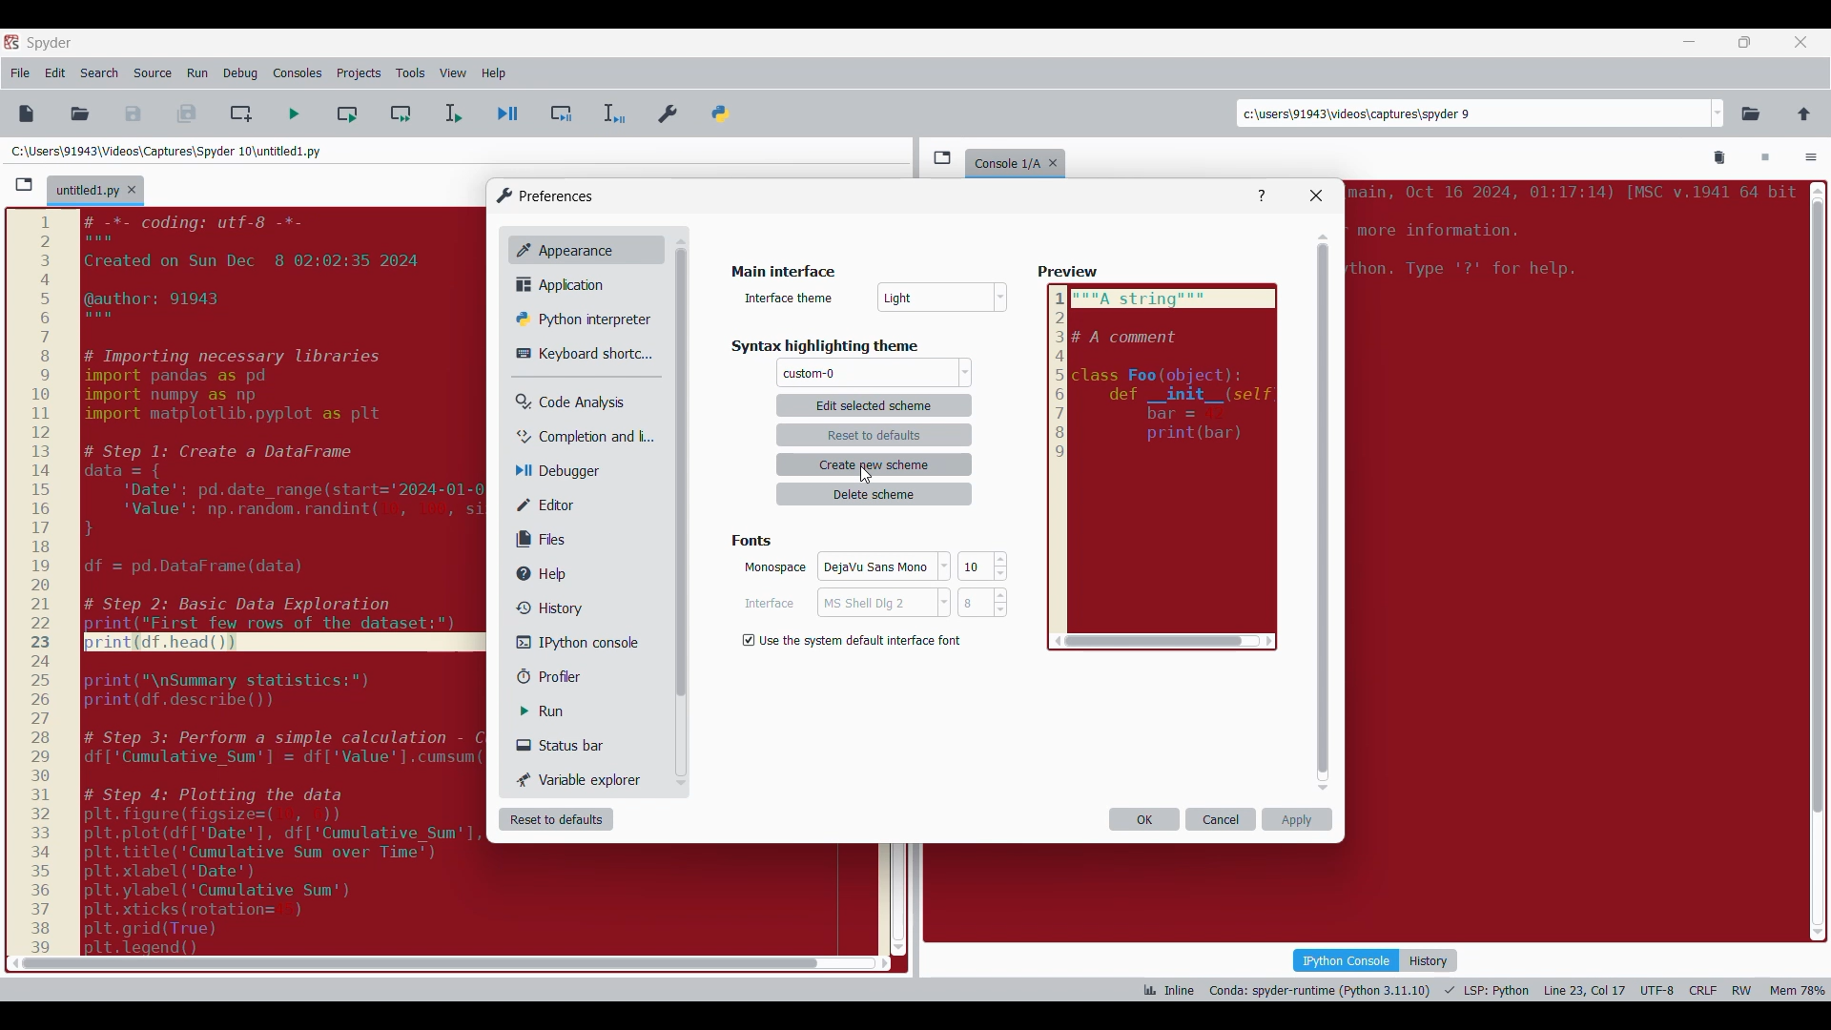  I want to click on Browse a working directory, so click(1751, 113).